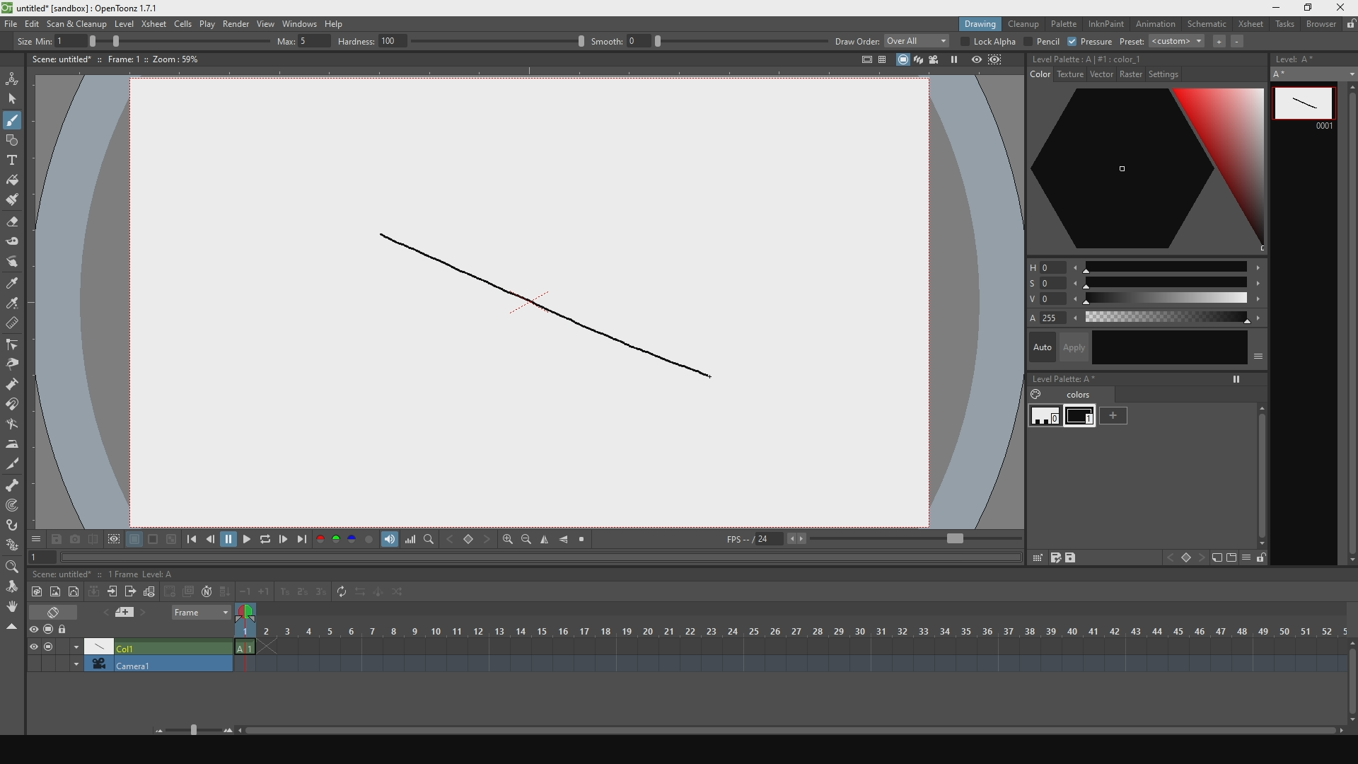 The width and height of the screenshot is (1358, 764). I want to click on vector, so click(1101, 74).